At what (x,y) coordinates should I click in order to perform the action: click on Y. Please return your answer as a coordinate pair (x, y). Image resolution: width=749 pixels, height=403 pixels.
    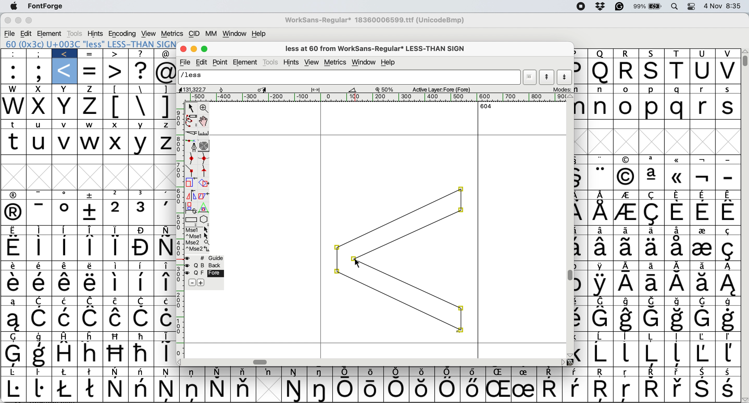
    Looking at the image, I should click on (142, 143).